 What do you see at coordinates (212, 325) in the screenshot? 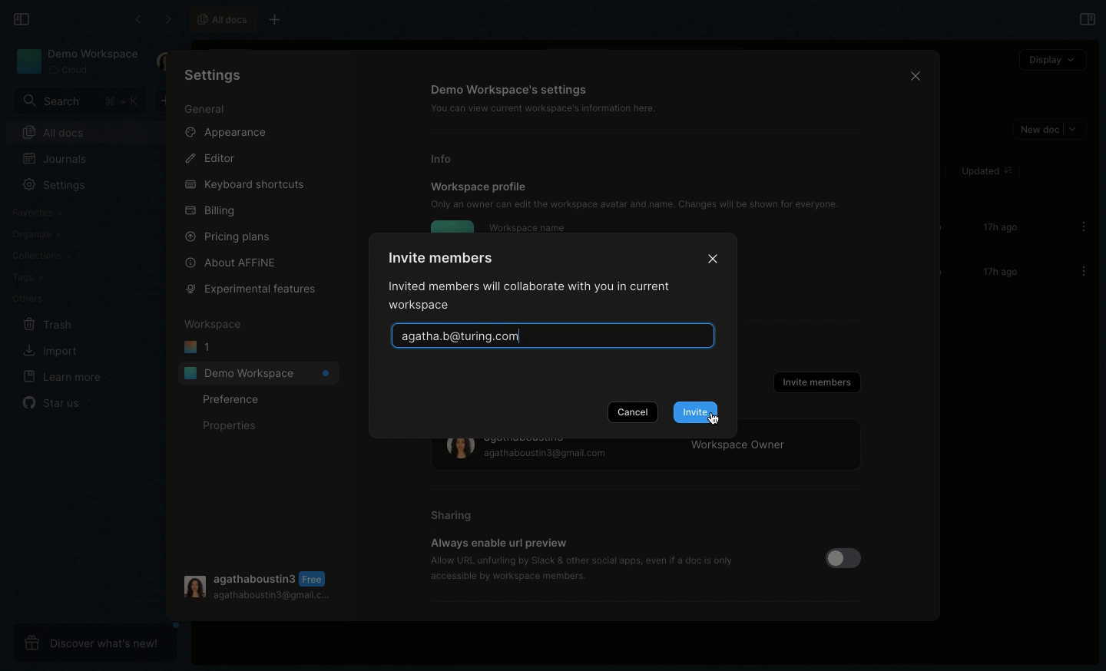
I see `Workspace` at bounding box center [212, 325].